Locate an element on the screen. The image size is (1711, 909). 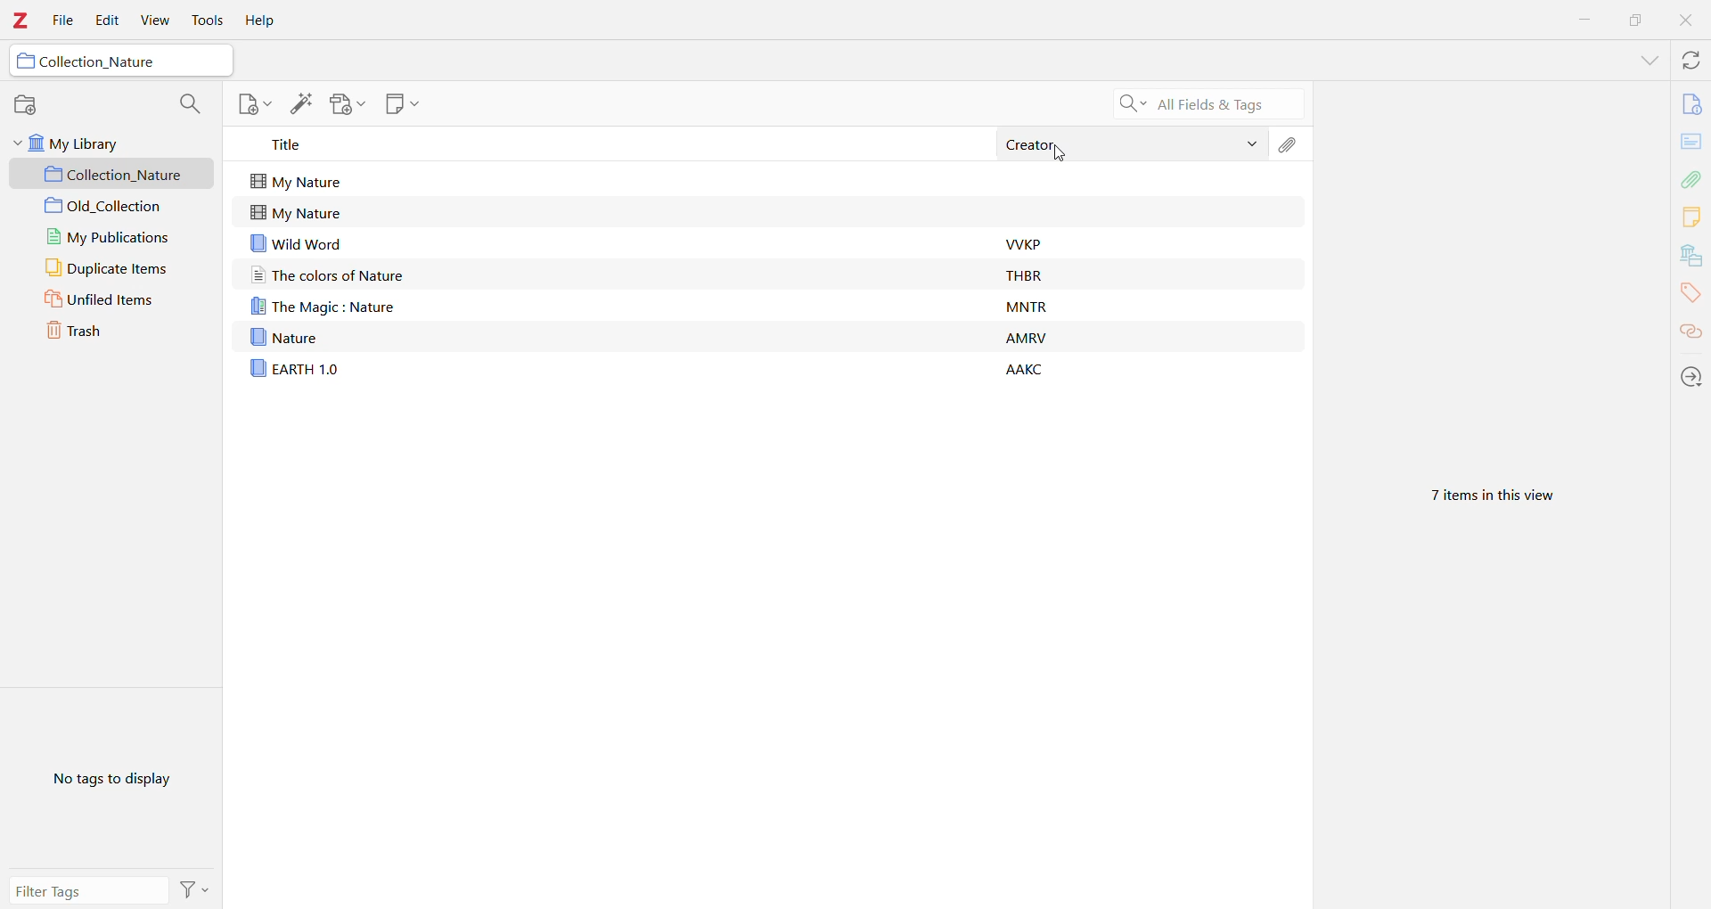
Minimize is located at coordinates (1584, 20).